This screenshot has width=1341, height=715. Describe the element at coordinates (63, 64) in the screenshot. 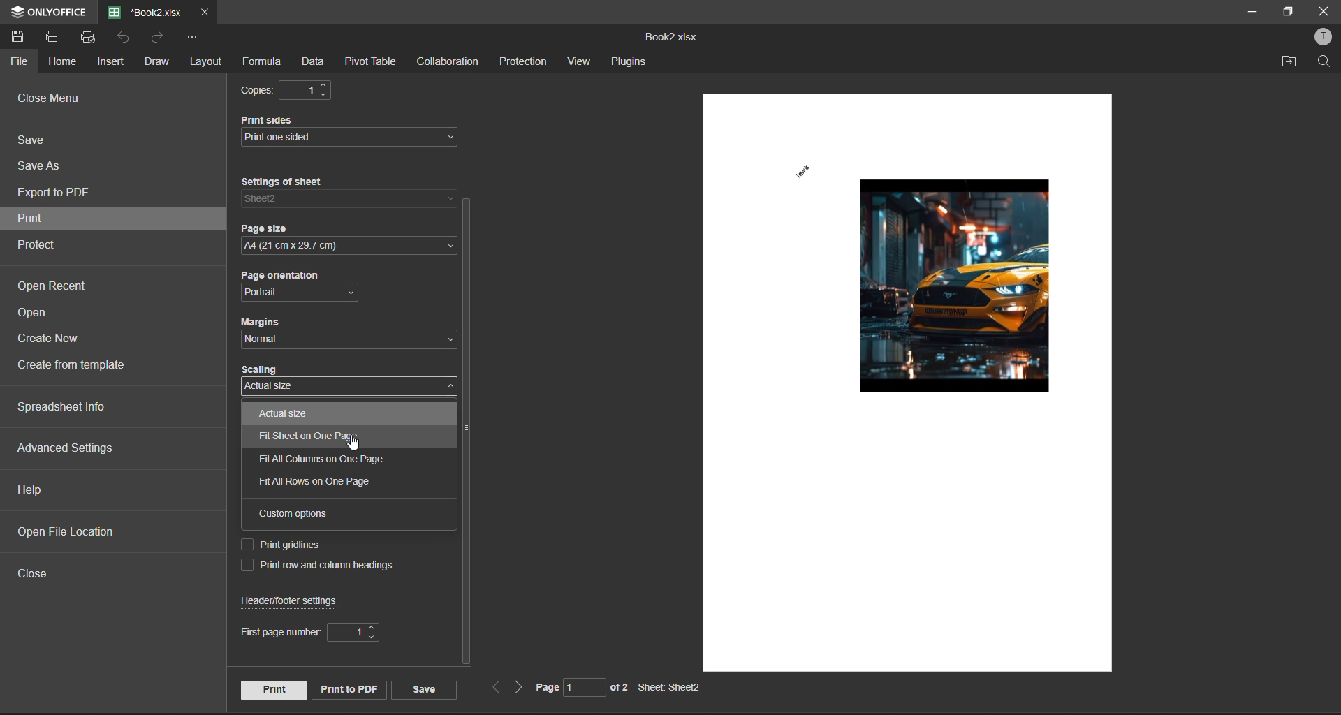

I see `home` at that location.